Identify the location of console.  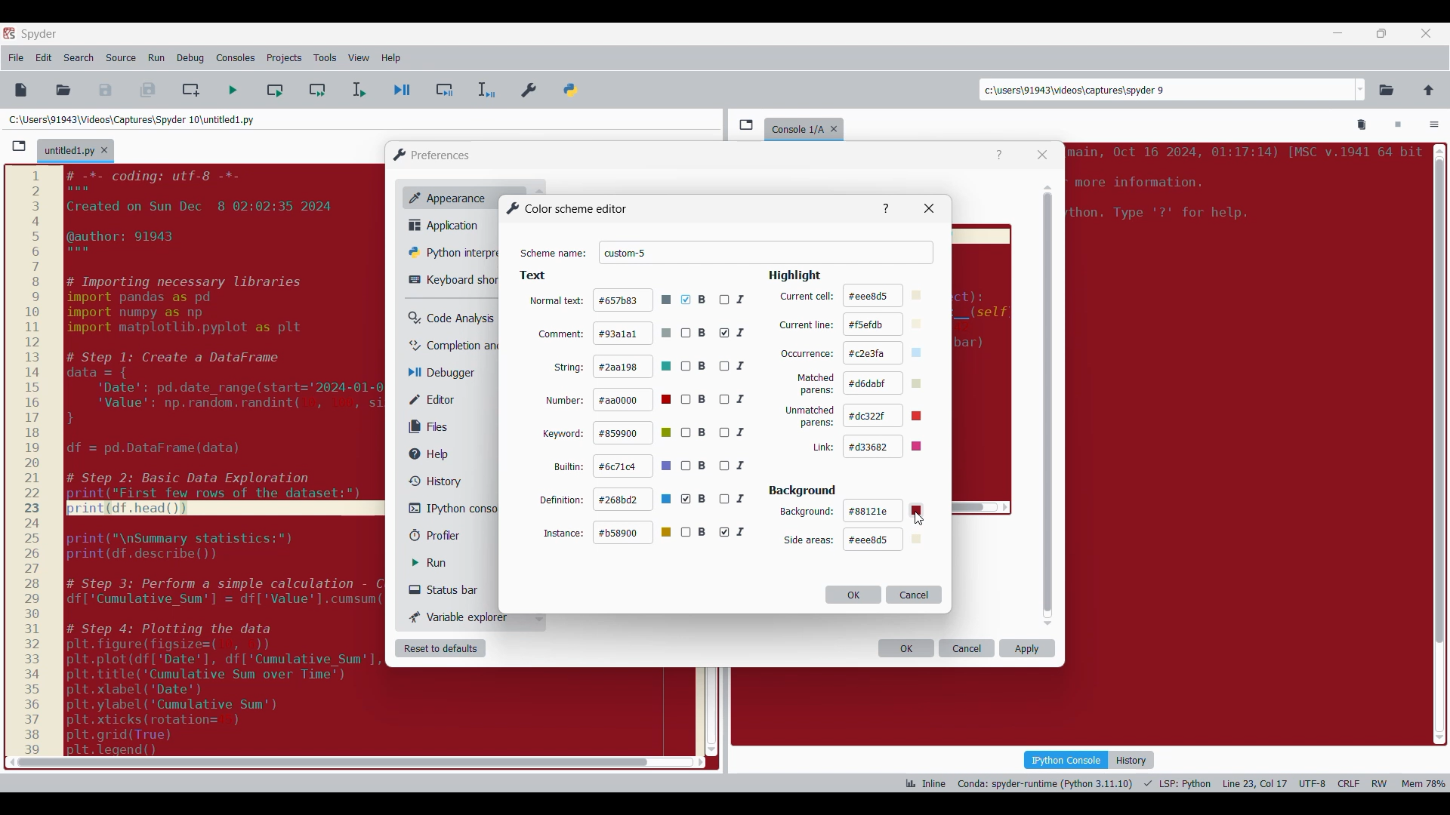
(794, 128).